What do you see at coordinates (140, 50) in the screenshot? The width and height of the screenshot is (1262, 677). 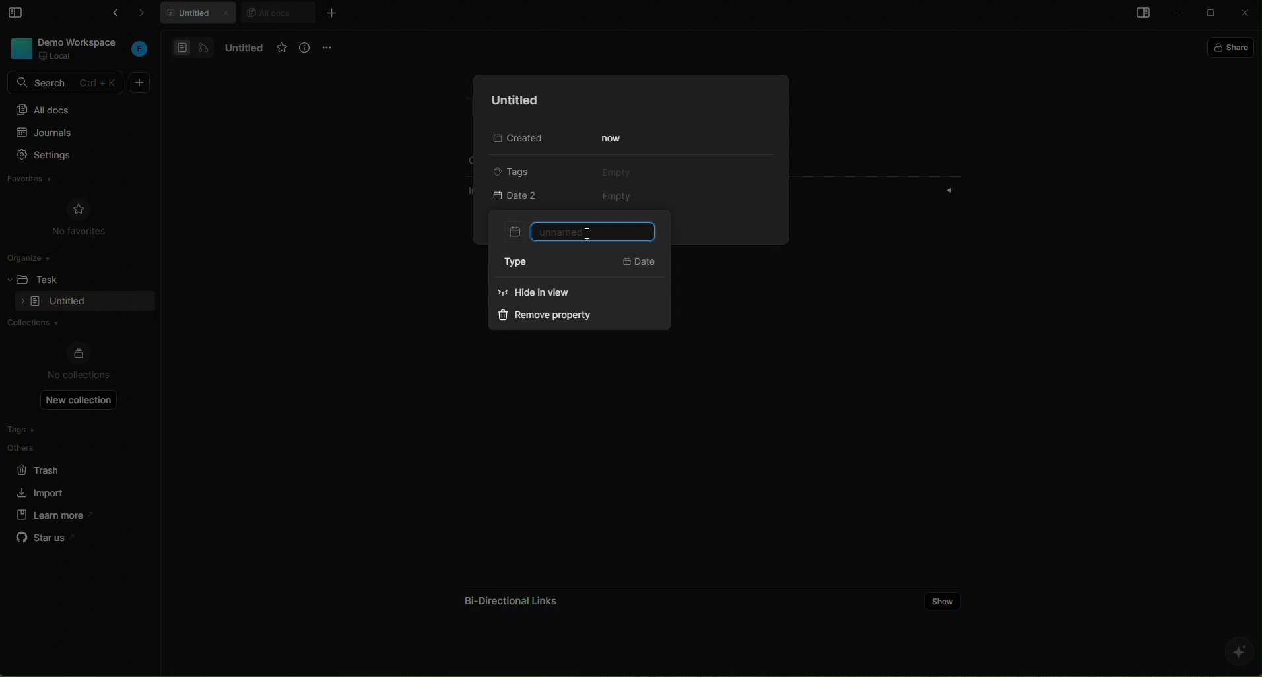 I see `workspace initial` at bounding box center [140, 50].